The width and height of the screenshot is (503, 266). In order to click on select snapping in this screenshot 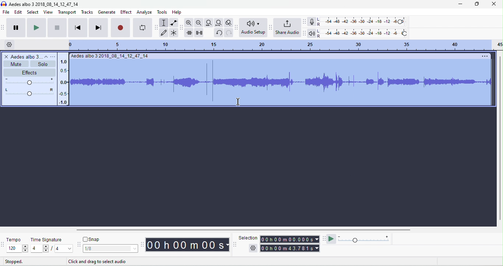, I will do `click(110, 248)`.